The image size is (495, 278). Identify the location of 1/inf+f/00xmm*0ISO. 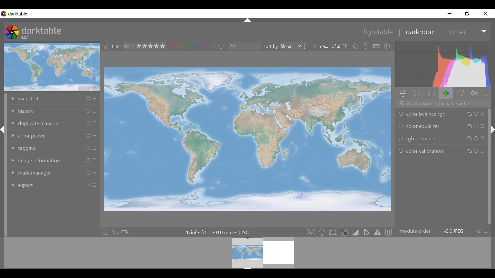
(217, 232).